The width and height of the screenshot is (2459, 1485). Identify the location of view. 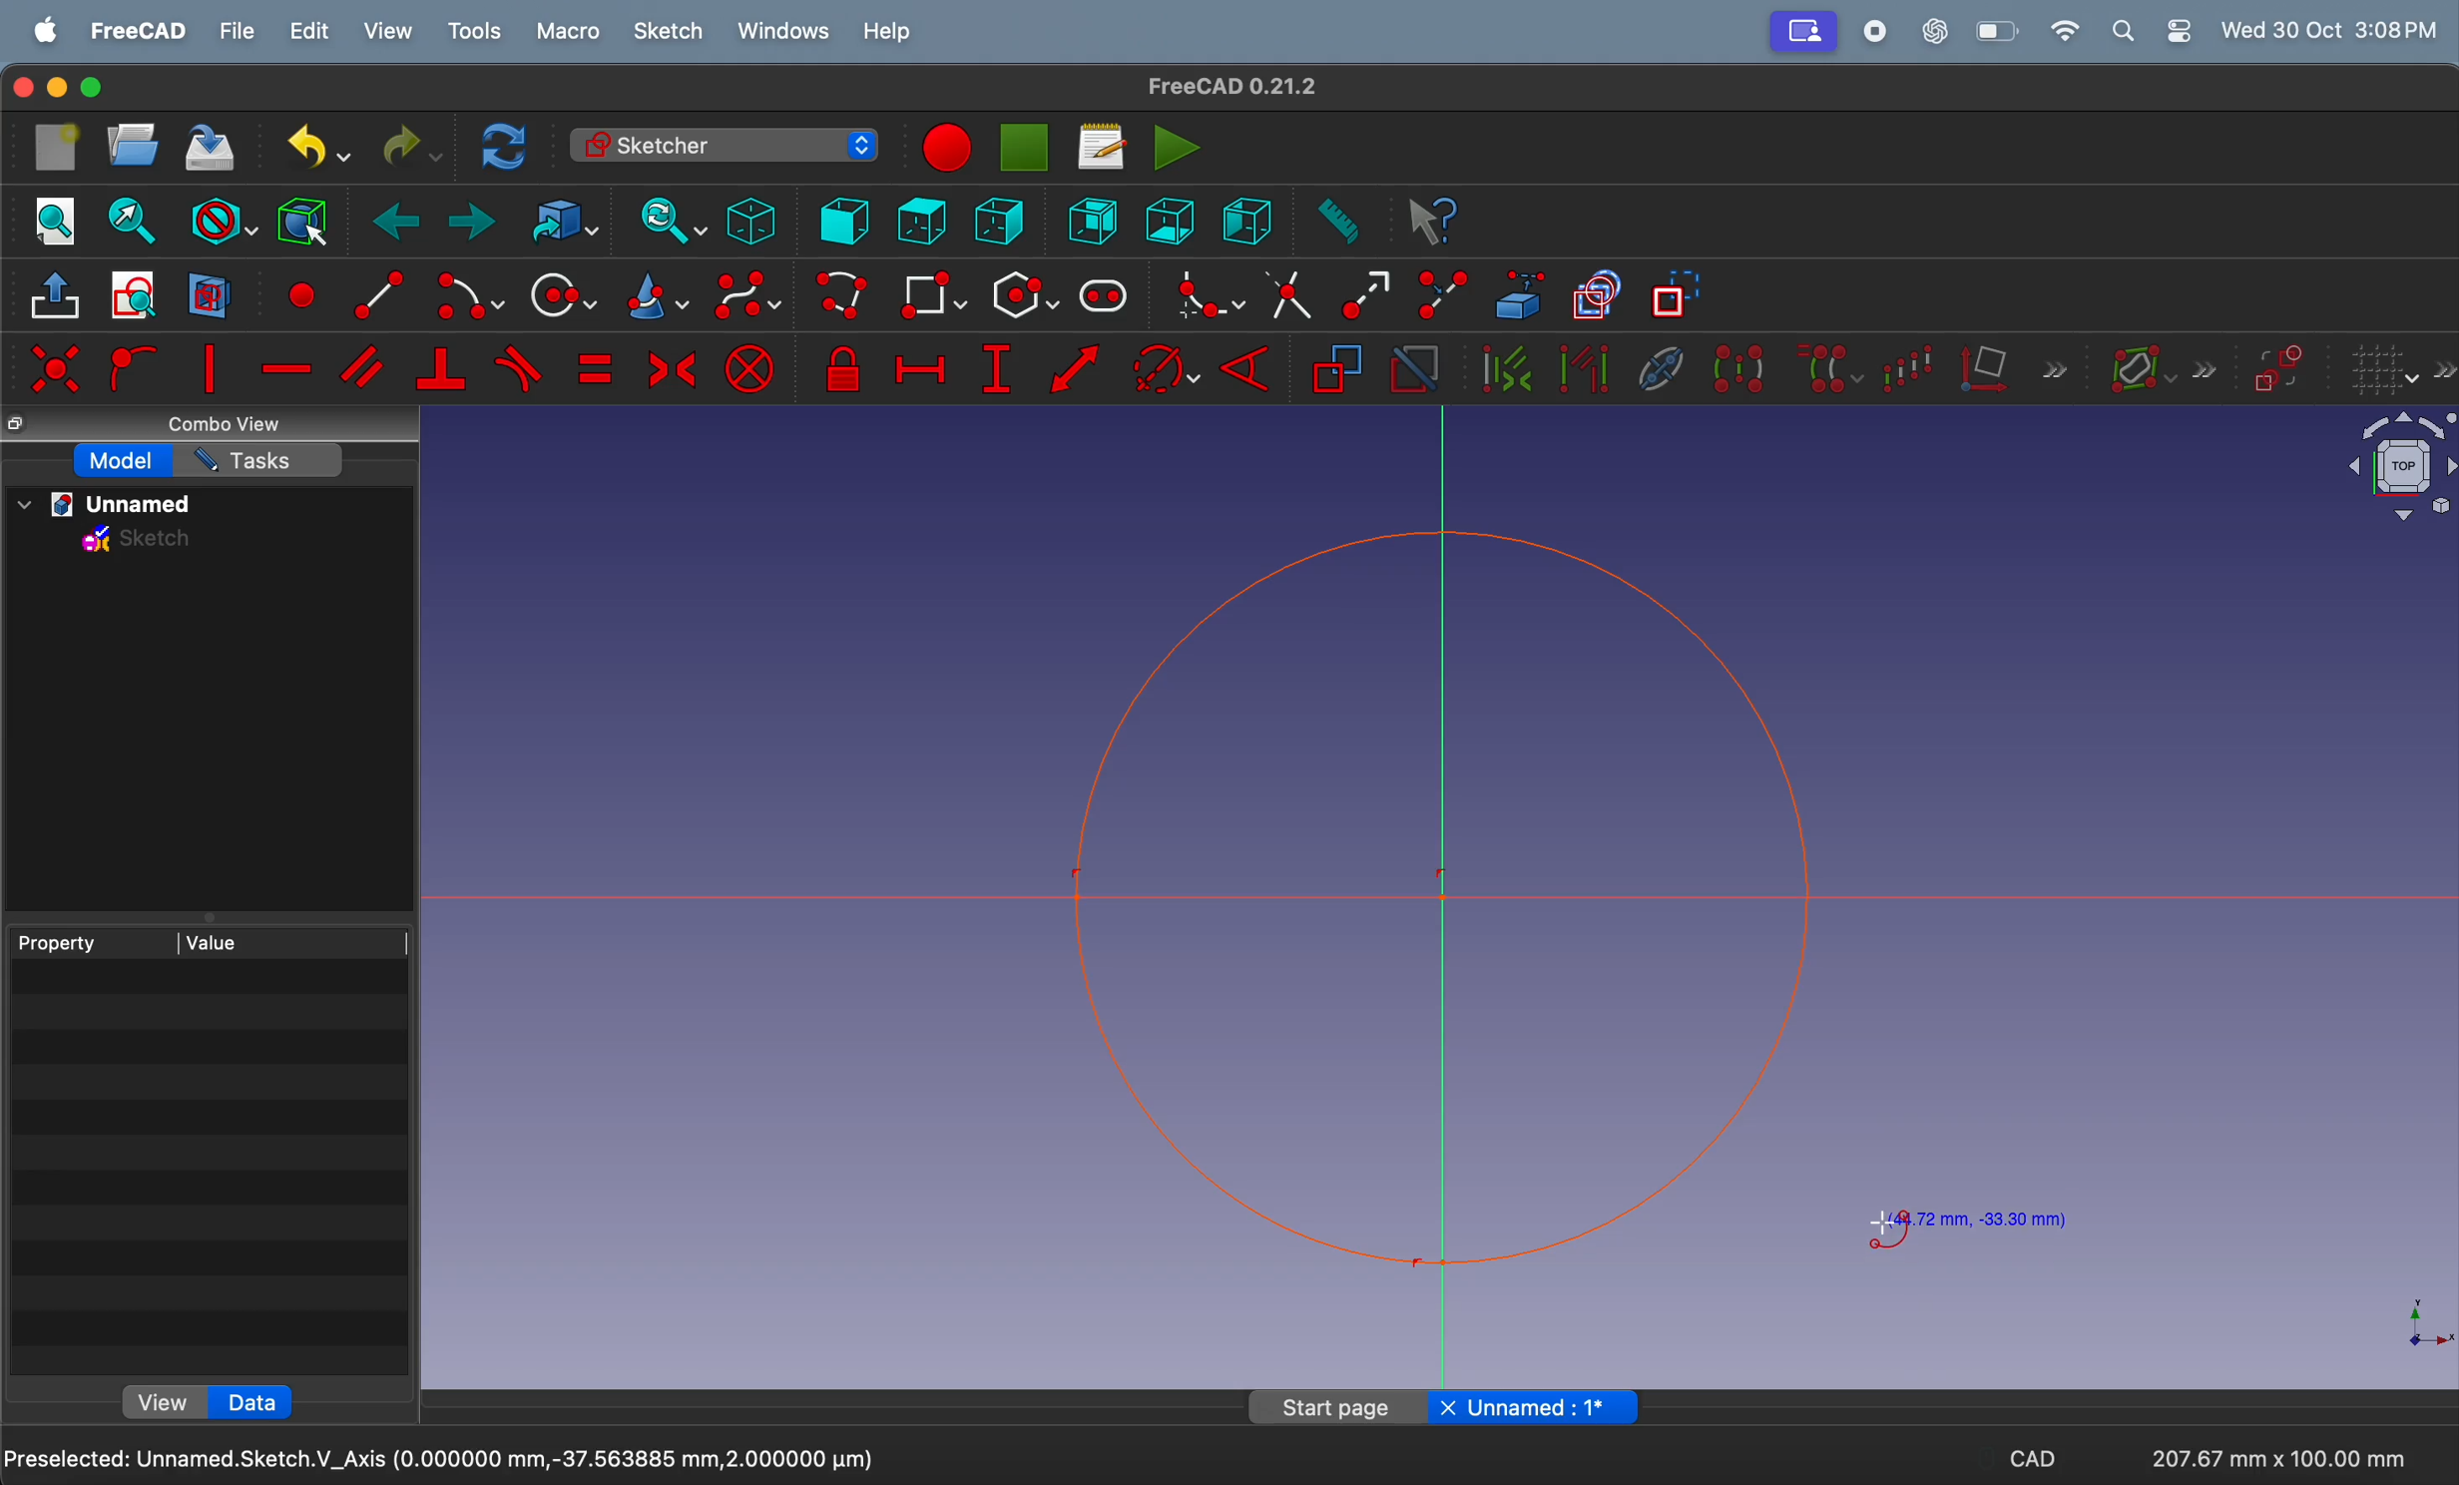
(162, 1400).